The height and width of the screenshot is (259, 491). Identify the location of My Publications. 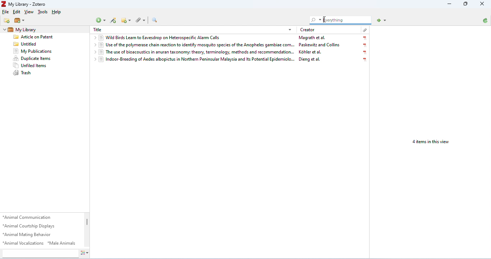
(38, 51).